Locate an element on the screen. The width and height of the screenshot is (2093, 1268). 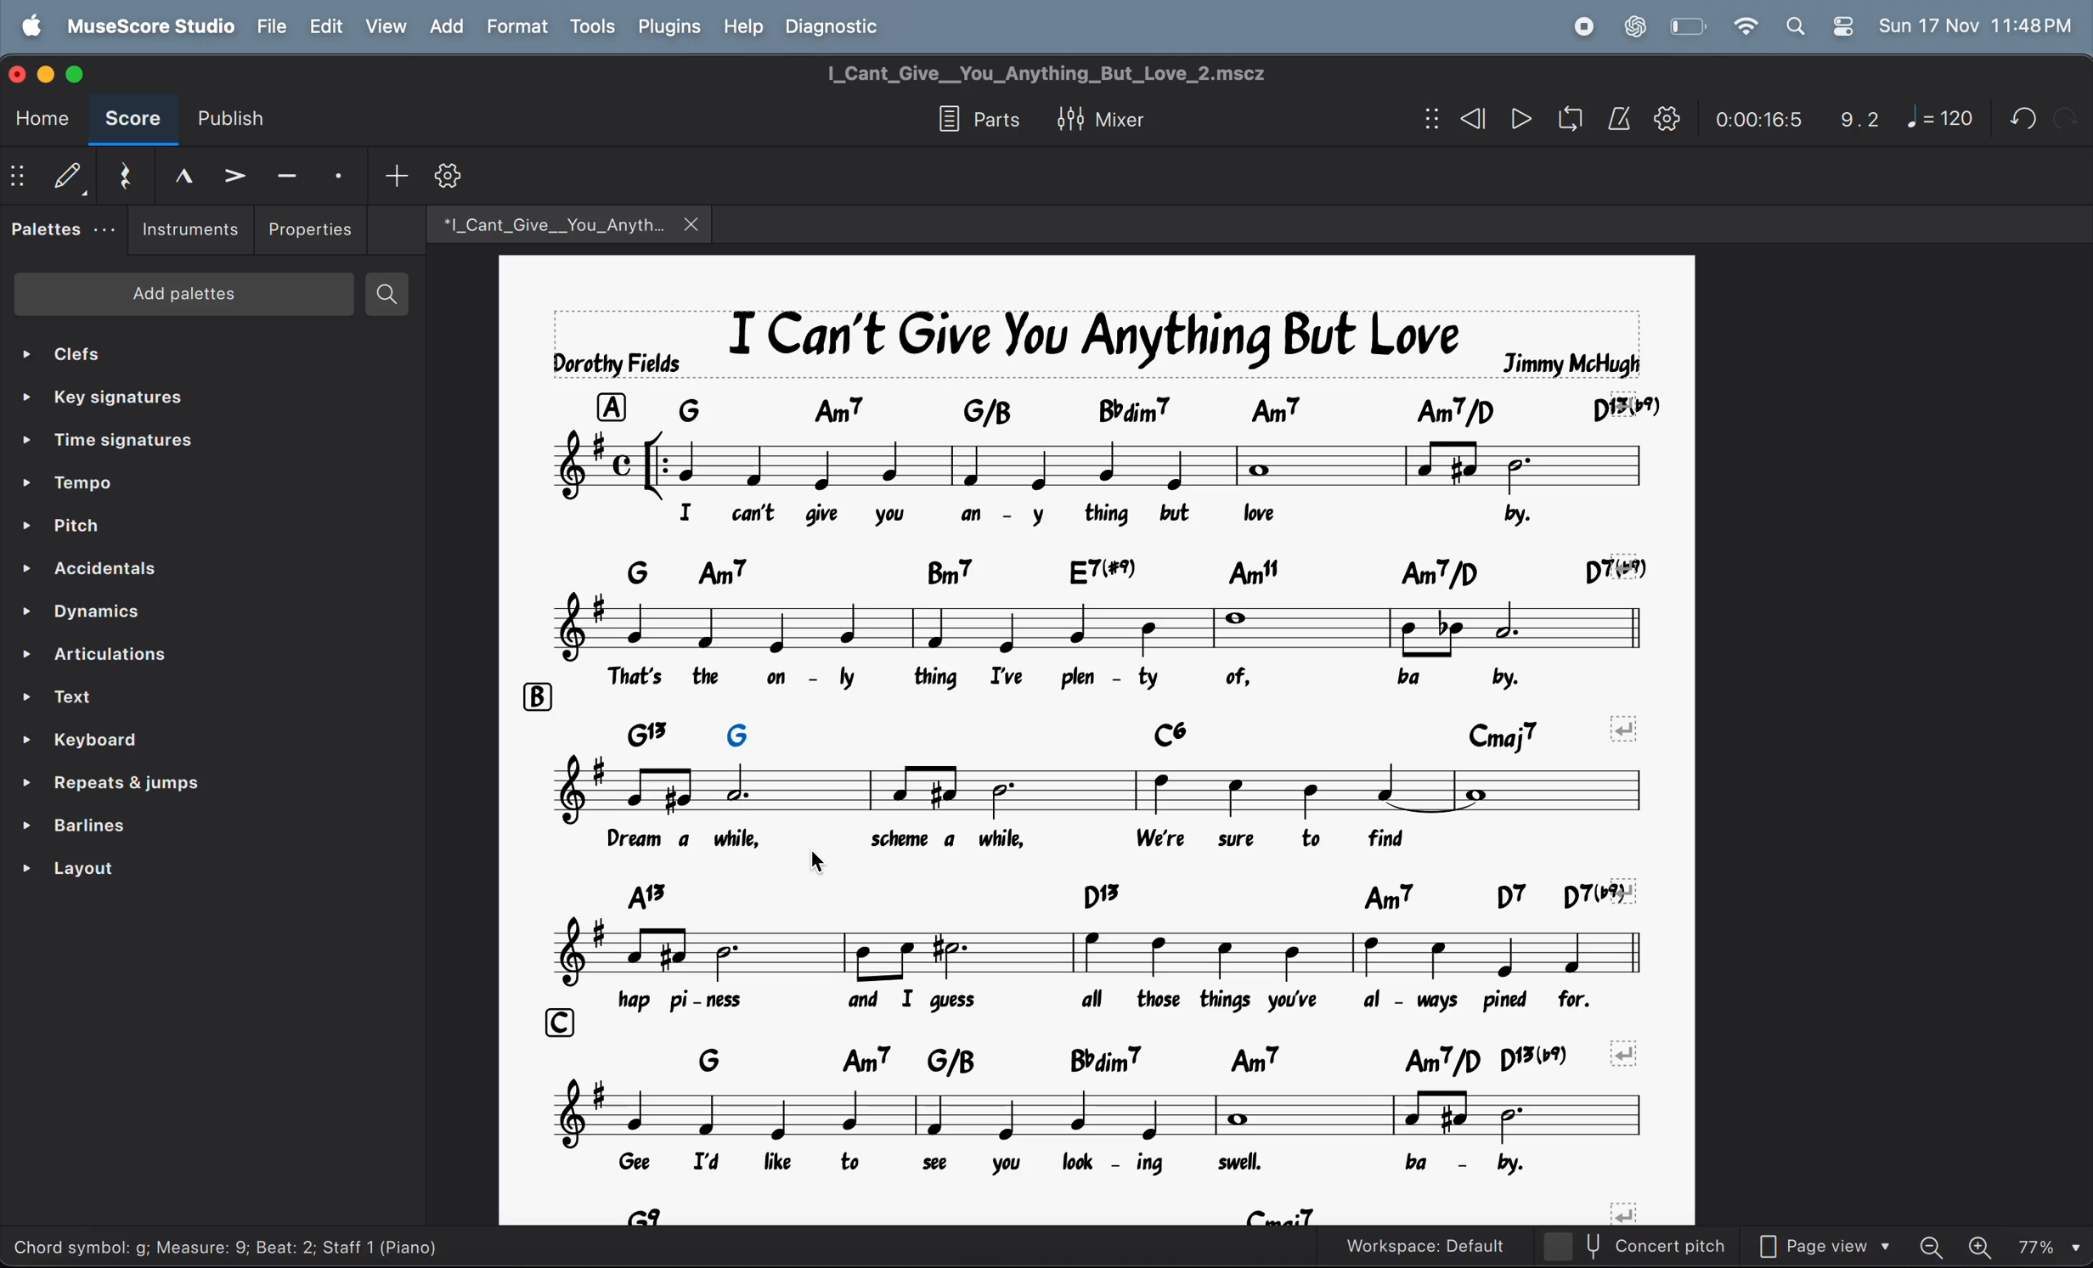
minimize is located at coordinates (43, 73).